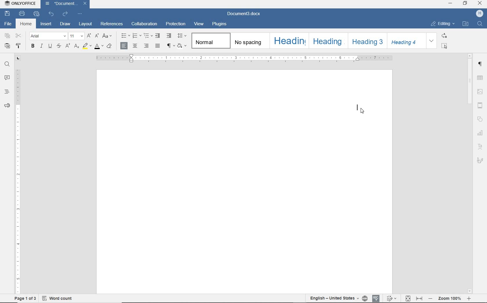 Image resolution: width=487 pixels, height=303 pixels. What do you see at coordinates (481, 92) in the screenshot?
I see `IMAGE` at bounding box center [481, 92].